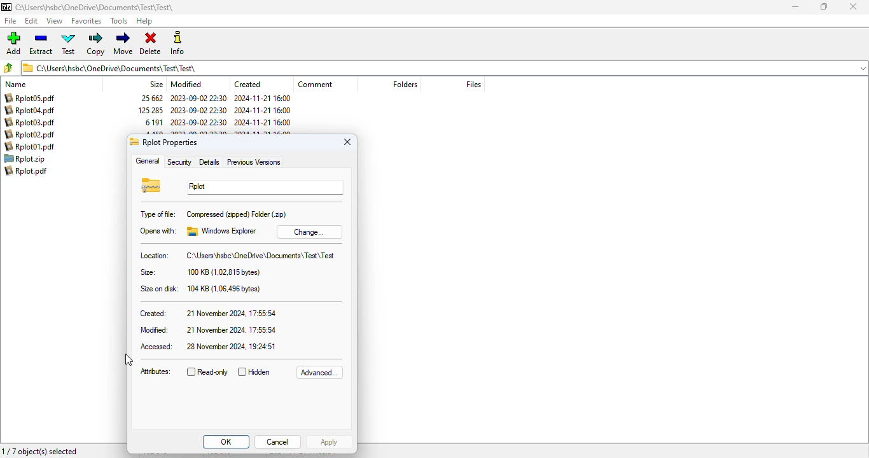 This screenshot has width=869, height=458. What do you see at coordinates (226, 441) in the screenshot?
I see `OK` at bounding box center [226, 441].